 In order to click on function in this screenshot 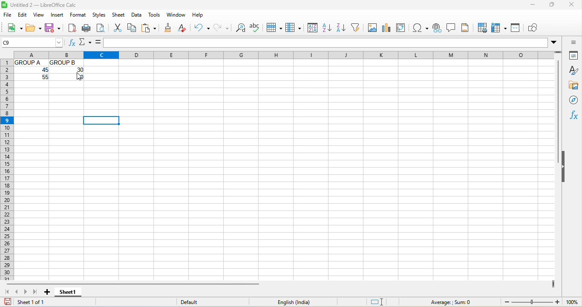, I will do `click(573, 116)`.